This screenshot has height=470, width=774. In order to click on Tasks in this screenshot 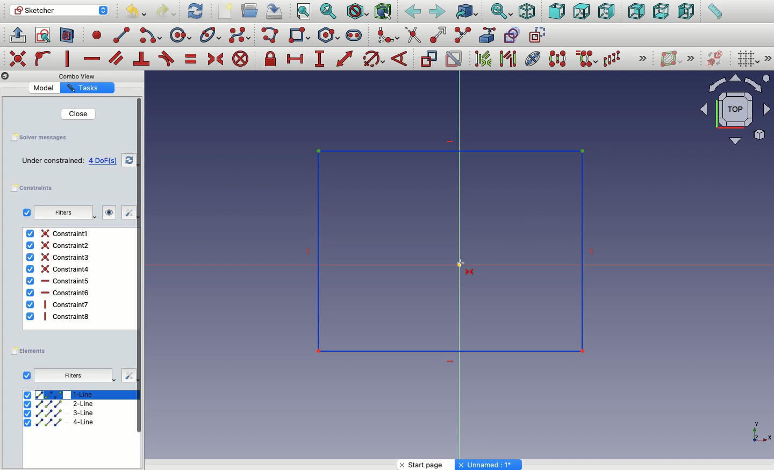, I will do `click(85, 88)`.